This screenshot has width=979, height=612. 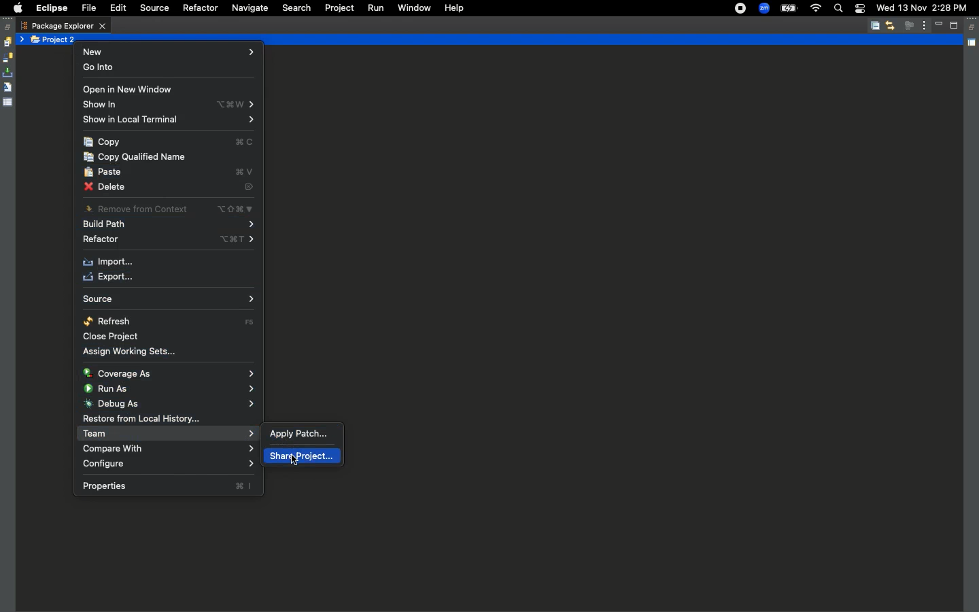 What do you see at coordinates (152, 8) in the screenshot?
I see `Source` at bounding box center [152, 8].